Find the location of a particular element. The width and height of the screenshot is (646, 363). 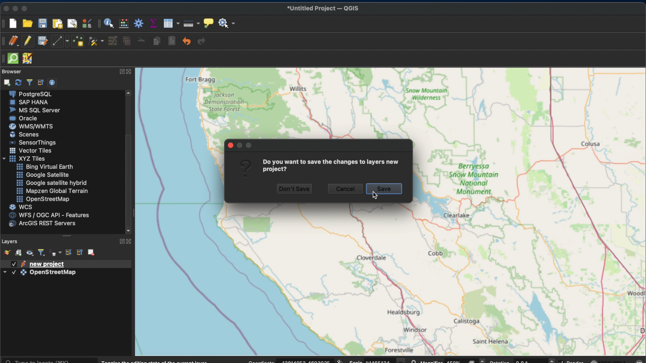

browser is located at coordinates (11, 72).